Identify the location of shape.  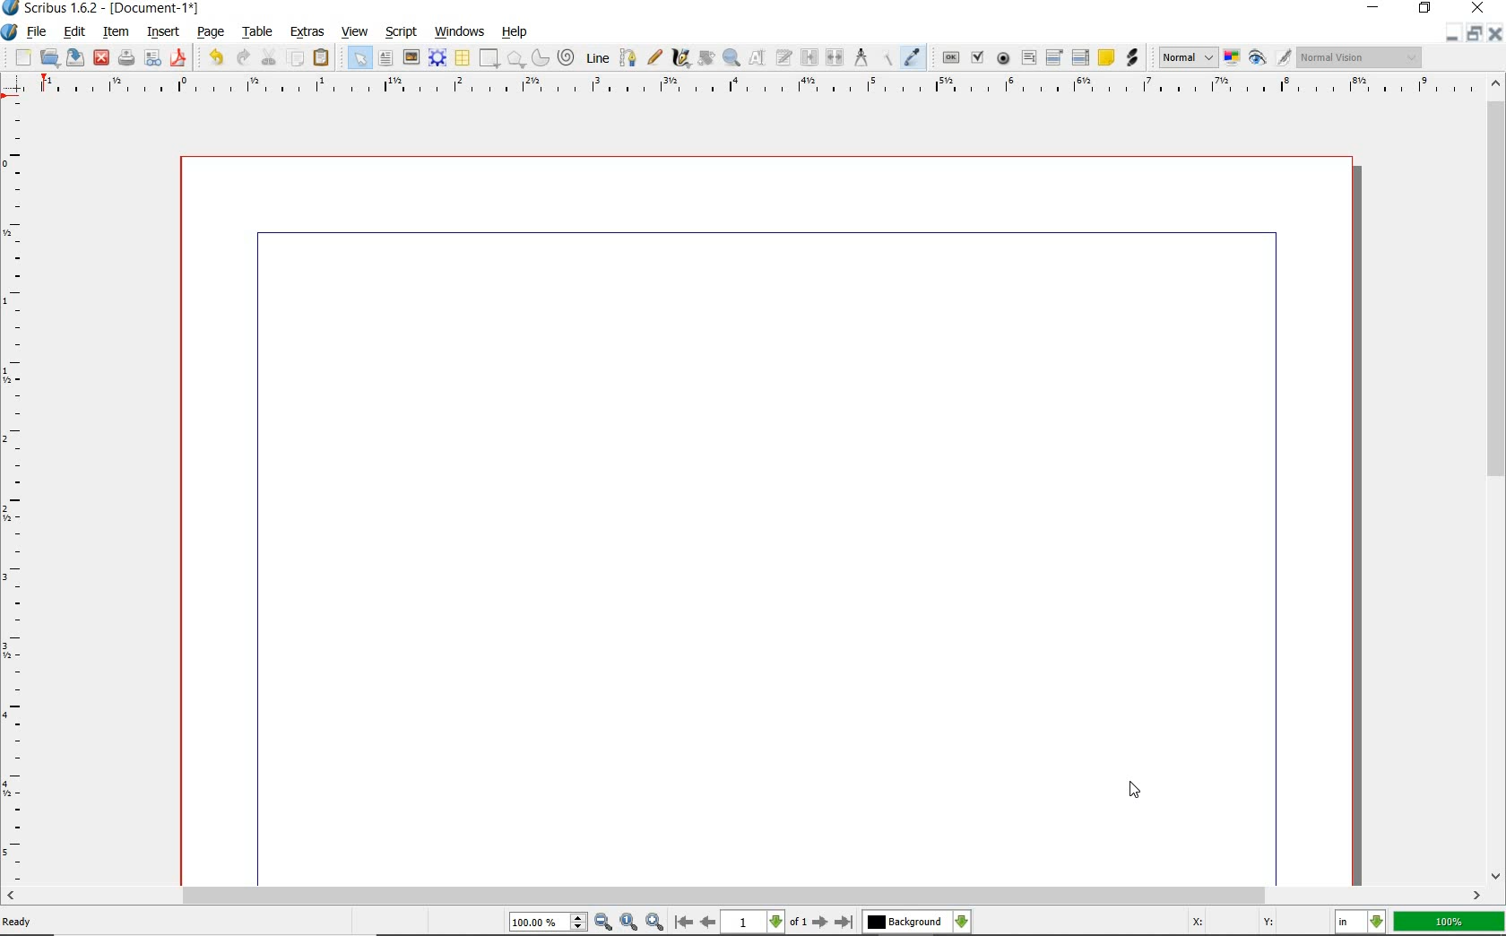
(490, 58).